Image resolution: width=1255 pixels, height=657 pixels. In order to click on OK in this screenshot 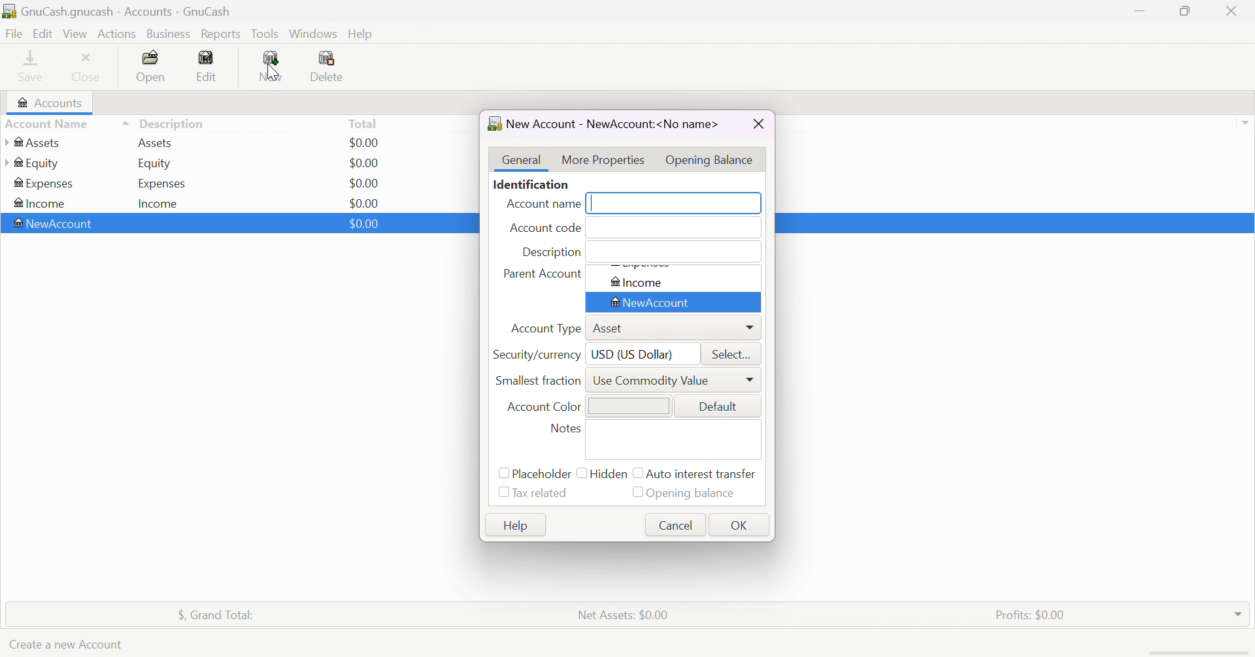, I will do `click(738, 526)`.